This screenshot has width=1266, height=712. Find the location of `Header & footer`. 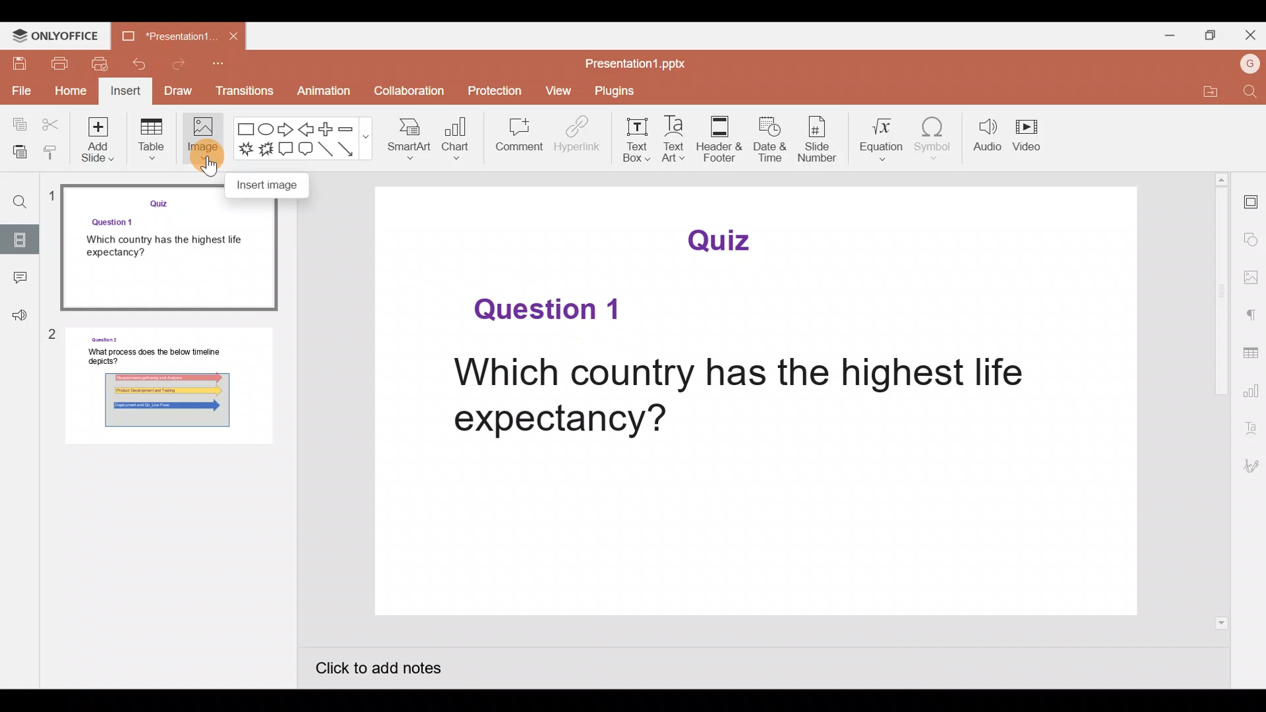

Header & footer is located at coordinates (719, 135).